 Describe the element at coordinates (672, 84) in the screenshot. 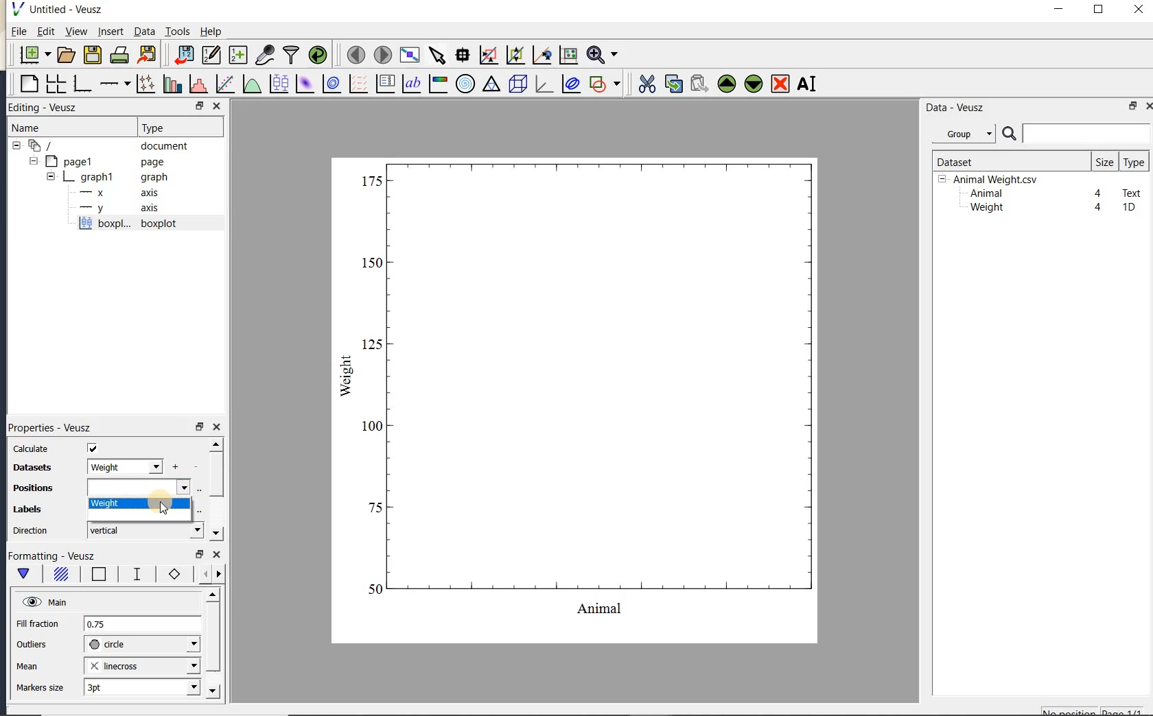

I see `copy the selected widget` at that location.